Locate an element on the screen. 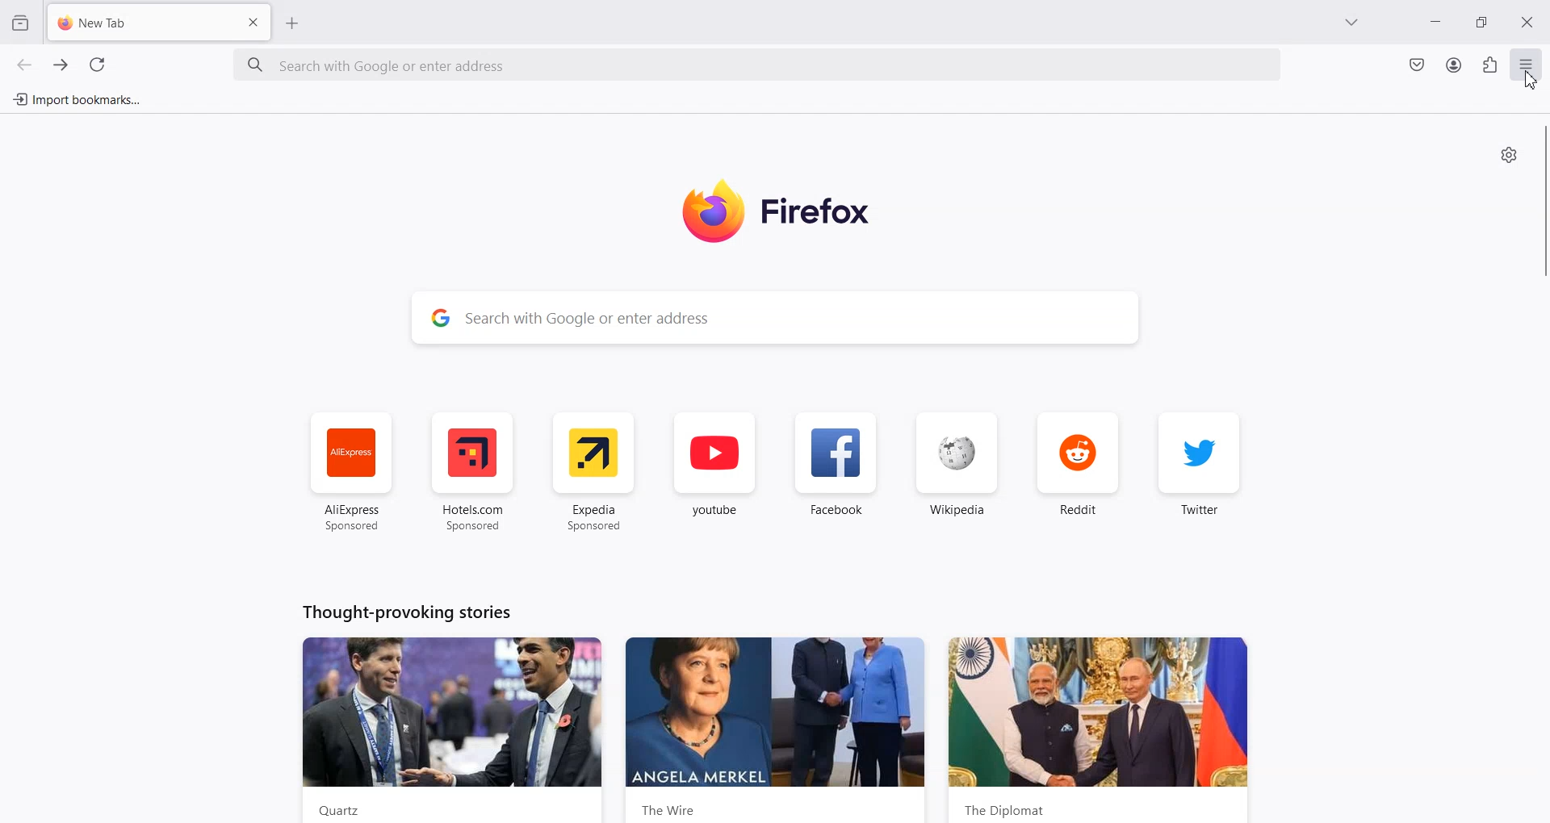  Text is located at coordinates (400, 612).